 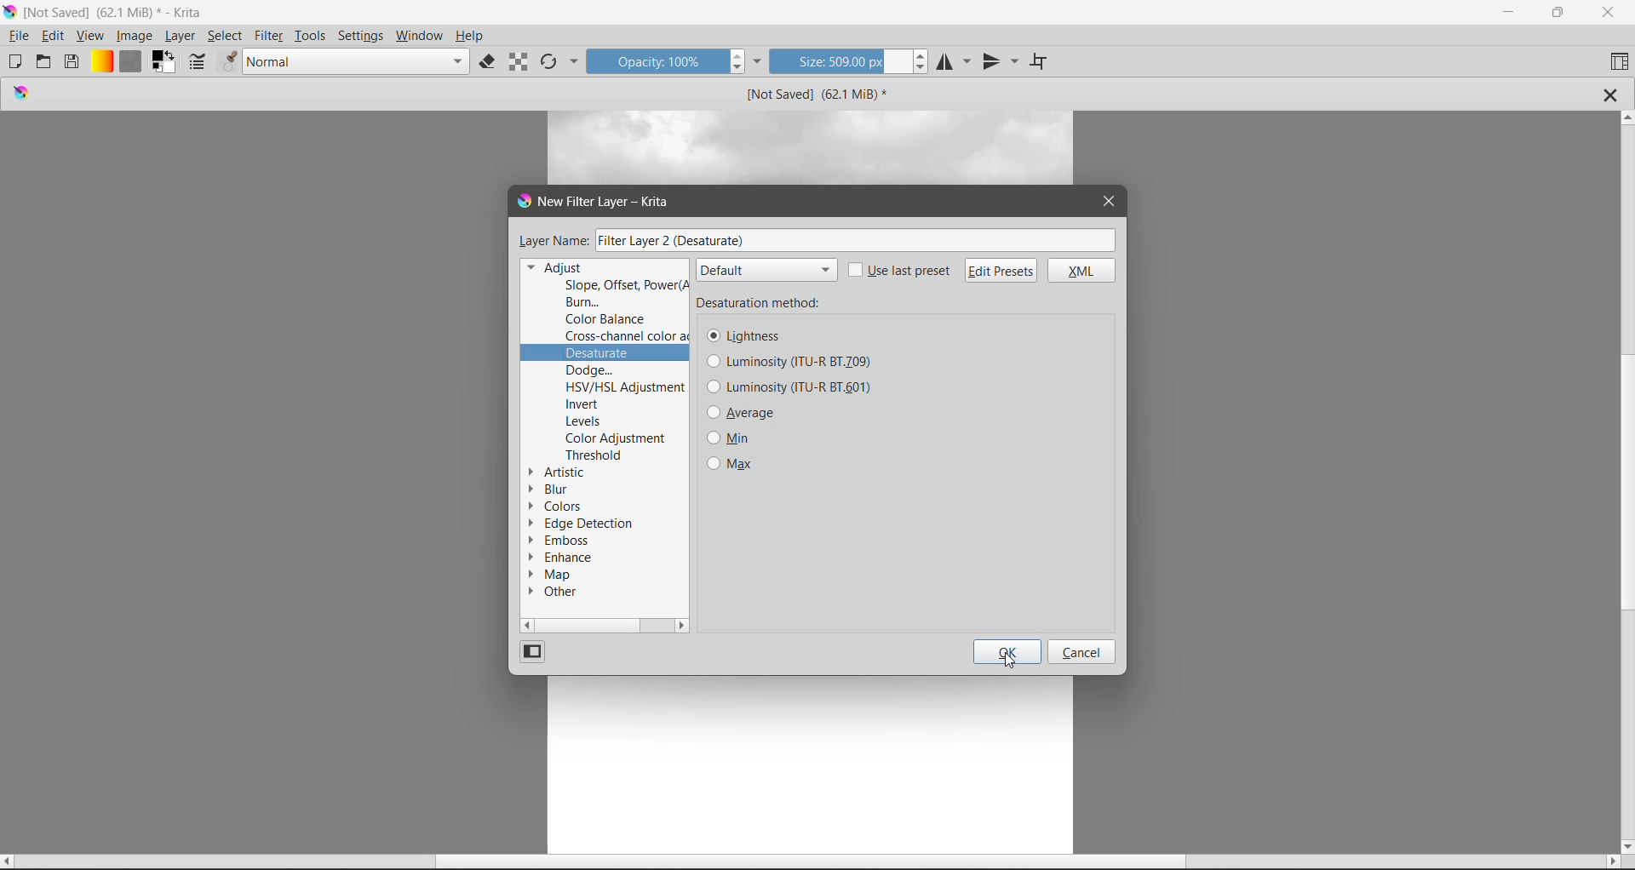 I want to click on Set eraser mode, so click(x=487, y=61).